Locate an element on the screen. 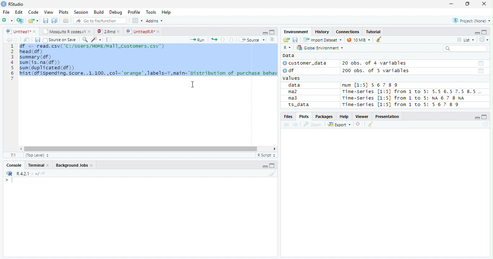 The height and width of the screenshot is (259, 493). customer_data is located at coordinates (306, 63).